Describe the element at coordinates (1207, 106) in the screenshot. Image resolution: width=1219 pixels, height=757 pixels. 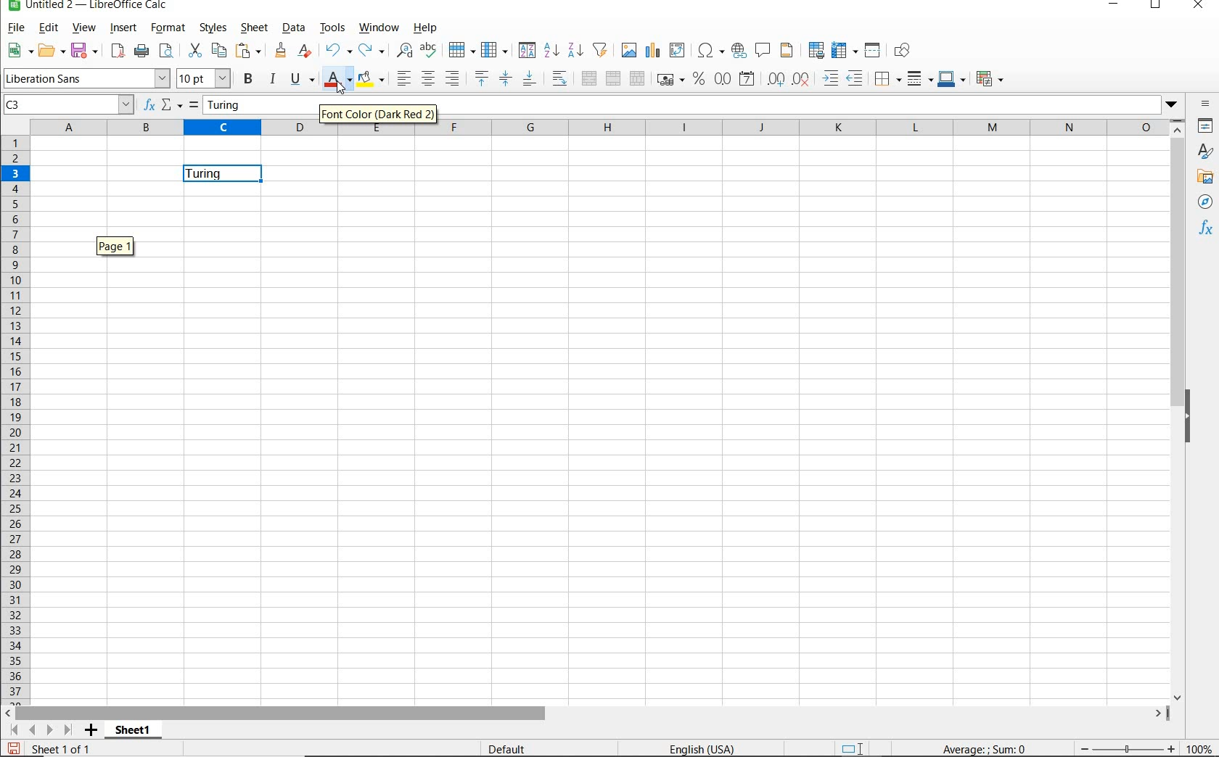
I see `SIDEBAR SETTINGS` at that location.